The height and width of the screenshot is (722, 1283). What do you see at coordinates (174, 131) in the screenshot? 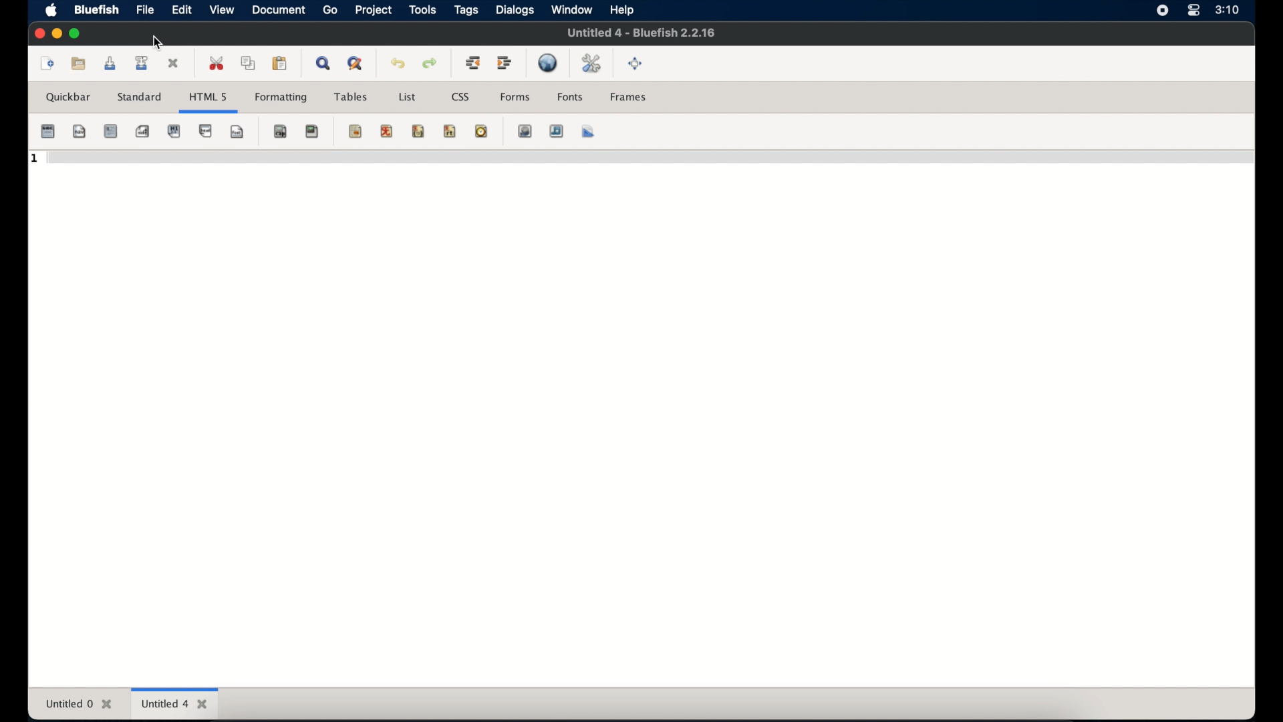
I see `paragraph` at bounding box center [174, 131].